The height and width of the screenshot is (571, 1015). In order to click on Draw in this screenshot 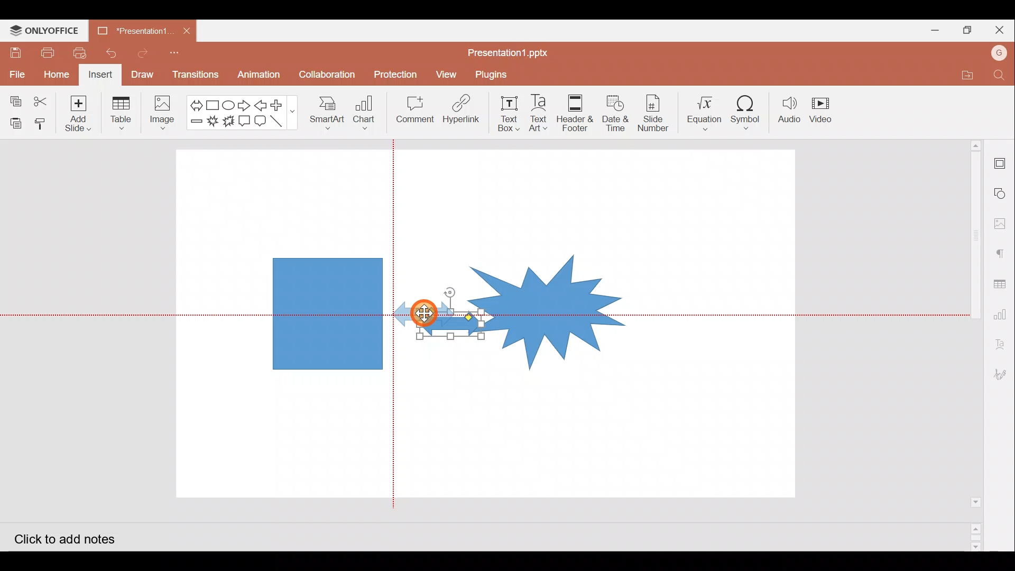, I will do `click(146, 76)`.